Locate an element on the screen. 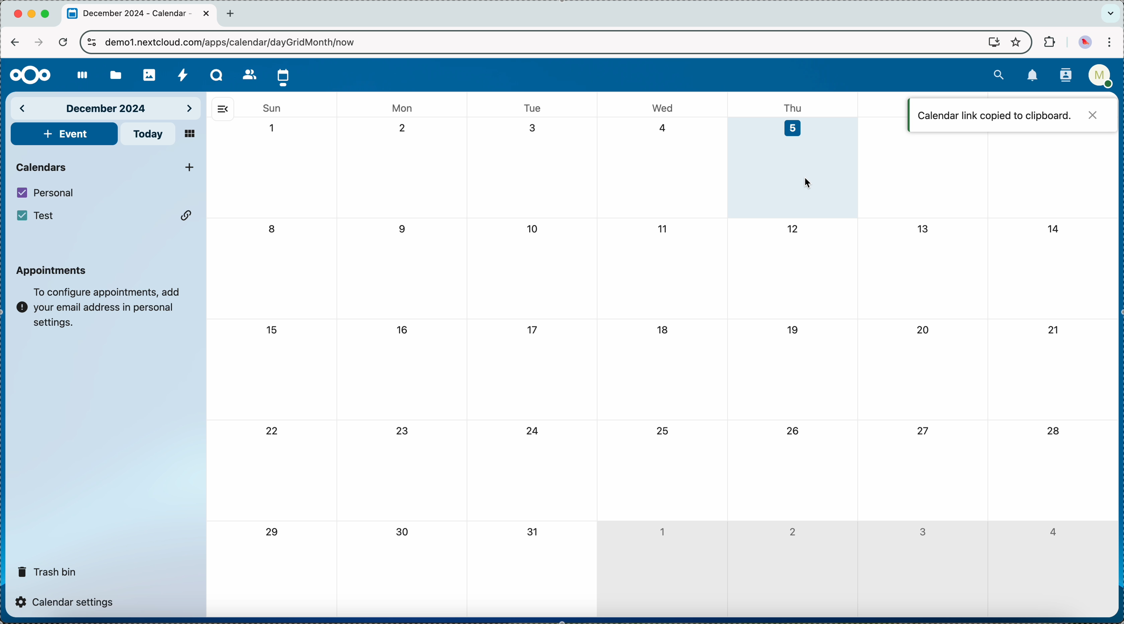 The image size is (1124, 624). trash bin is located at coordinates (48, 569).